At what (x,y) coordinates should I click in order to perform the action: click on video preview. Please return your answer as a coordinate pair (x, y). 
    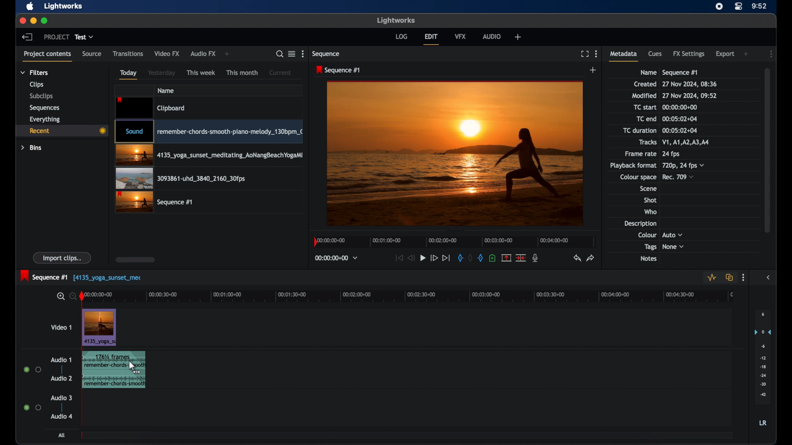
    Looking at the image, I should click on (455, 153).